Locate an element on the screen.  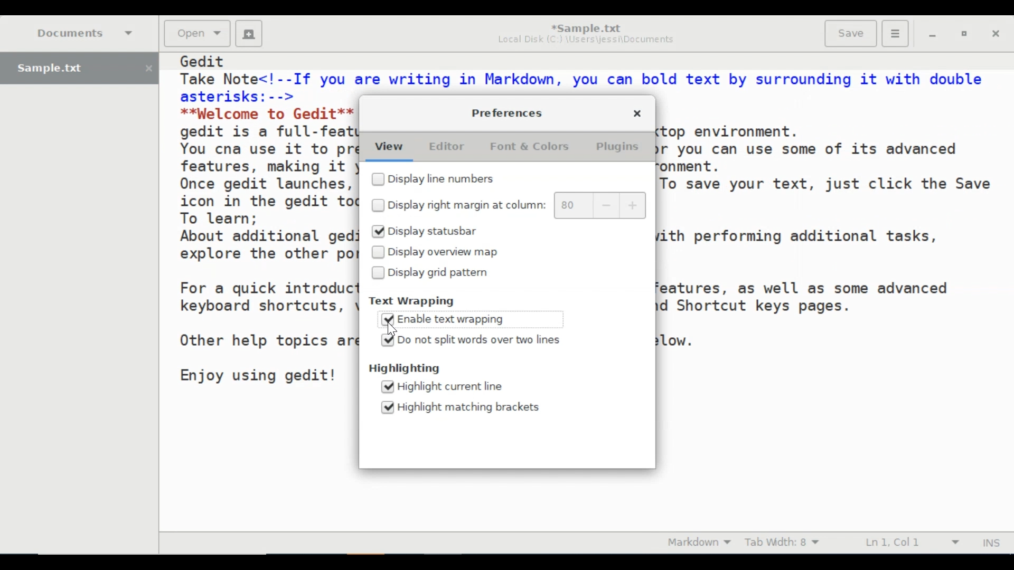
minimize is located at coordinates (934, 33).